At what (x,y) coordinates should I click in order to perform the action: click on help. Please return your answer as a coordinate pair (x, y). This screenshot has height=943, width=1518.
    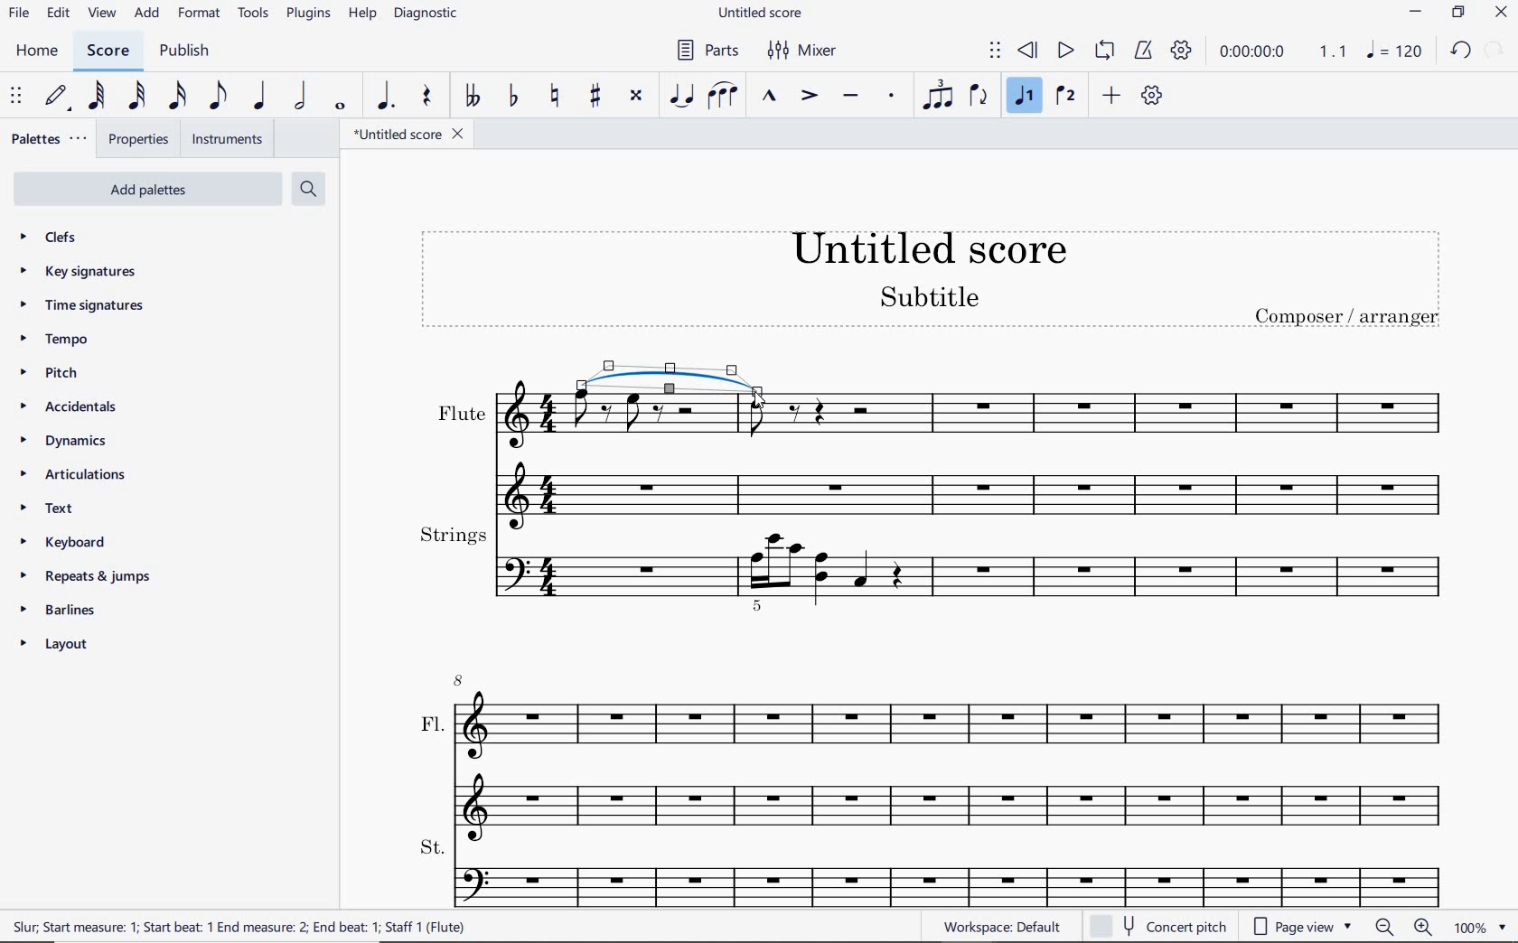
    Looking at the image, I should click on (362, 14).